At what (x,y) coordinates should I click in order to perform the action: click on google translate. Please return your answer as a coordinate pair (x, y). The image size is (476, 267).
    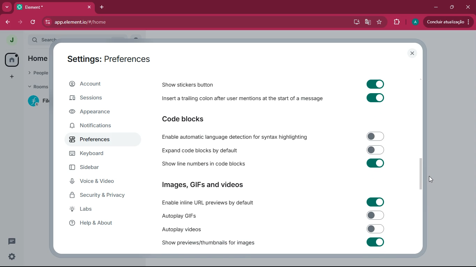
    Looking at the image, I should click on (367, 23).